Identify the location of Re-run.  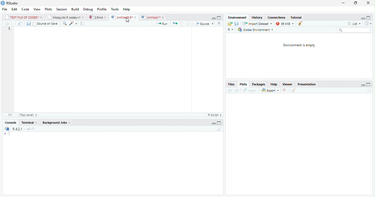
(174, 23).